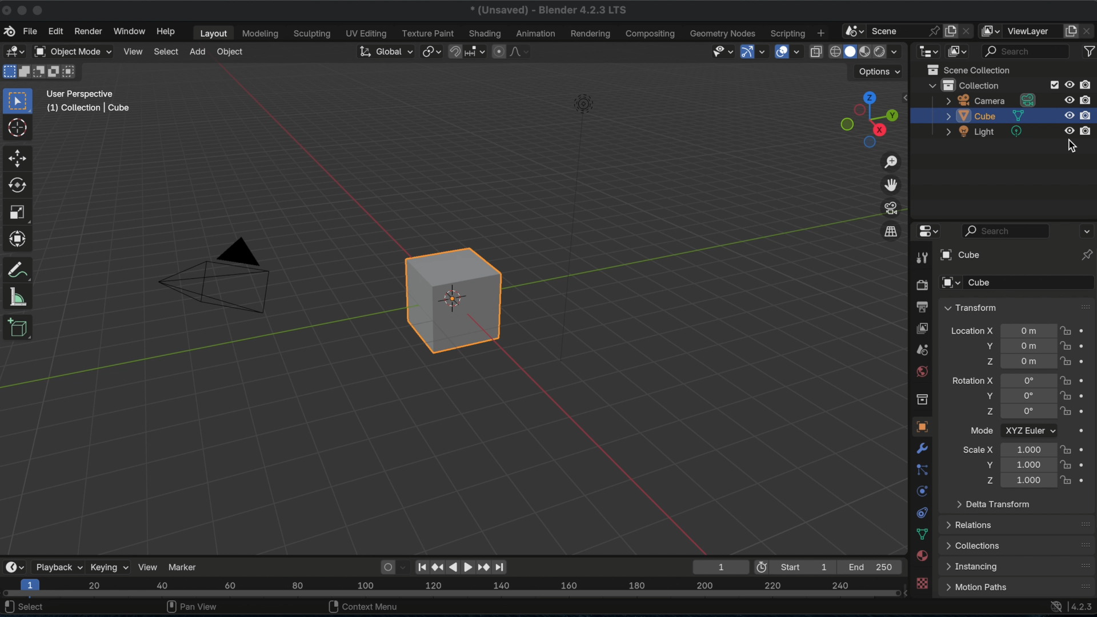 This screenshot has height=617, width=1097. I want to click on rotate, so click(15, 185).